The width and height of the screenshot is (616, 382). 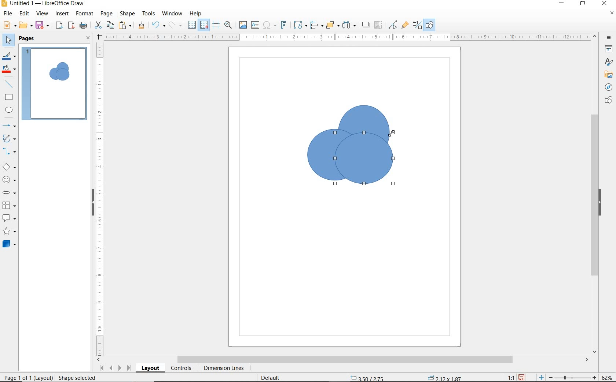 What do you see at coordinates (63, 70) in the screenshot?
I see `CIRCLE ADDED` at bounding box center [63, 70].